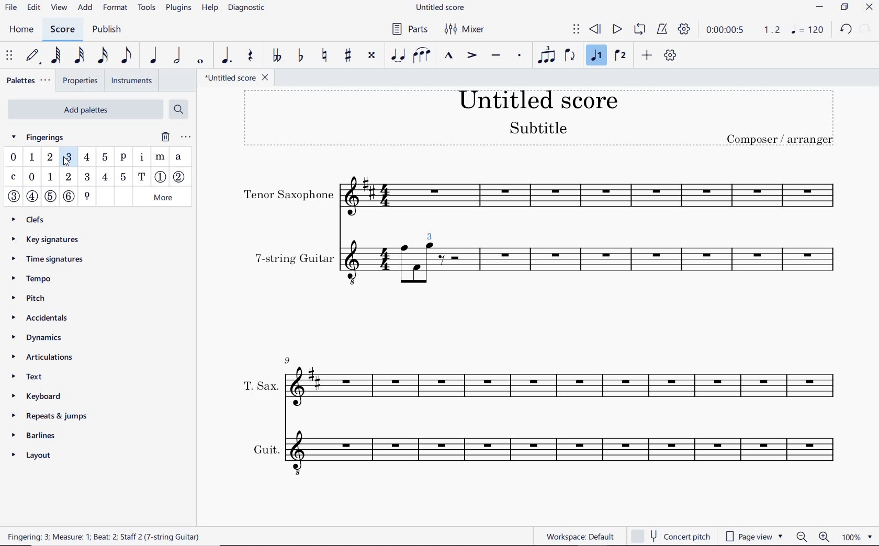 This screenshot has width=879, height=546. What do you see at coordinates (580, 536) in the screenshot?
I see `workspace default` at bounding box center [580, 536].